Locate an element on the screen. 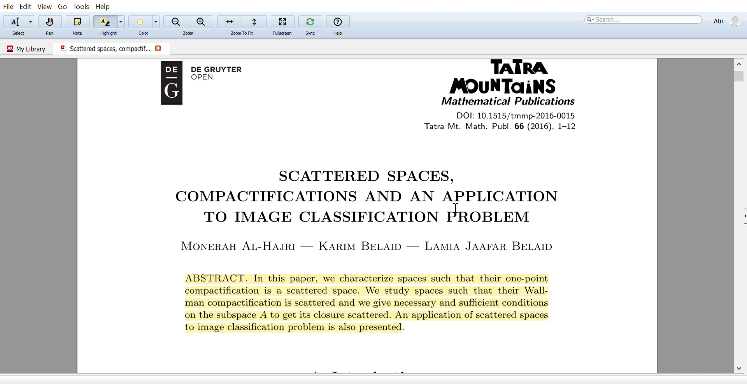 Image resolution: width=747 pixels, height=384 pixels. Color options is located at coordinates (157, 21).